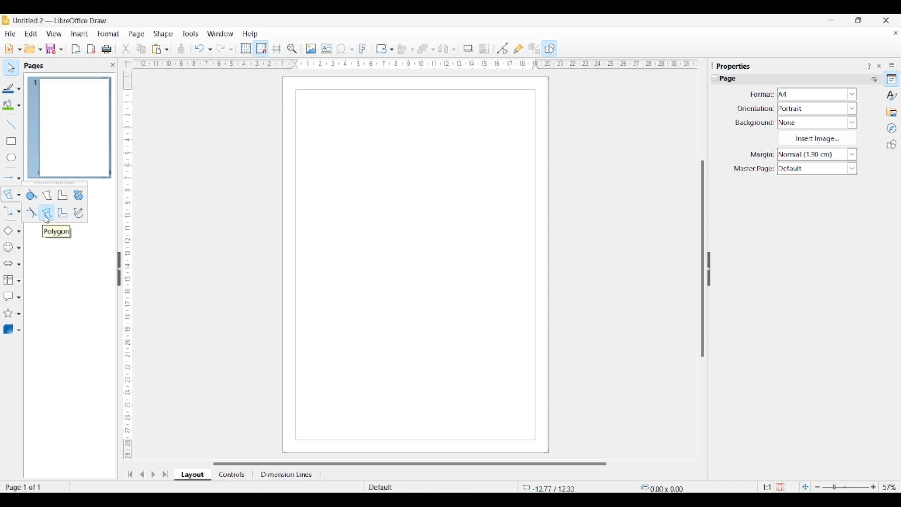 The height and width of the screenshot is (507, 901). Describe the element at coordinates (153, 475) in the screenshot. I see `Move to next slide` at that location.